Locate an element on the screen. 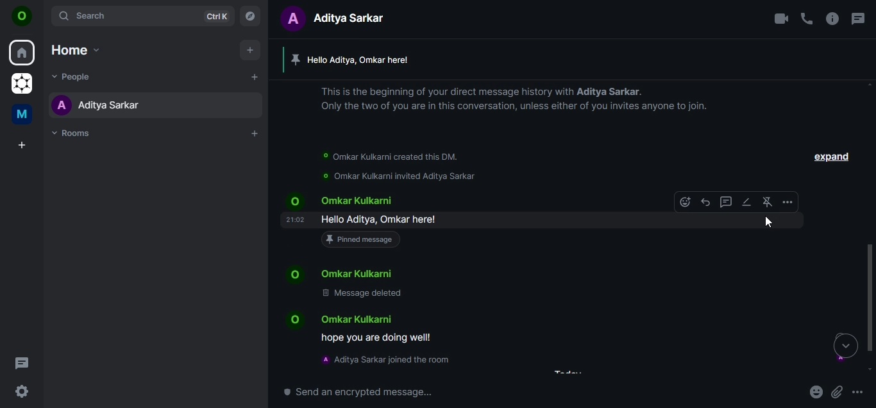  threads is located at coordinates (859, 19).